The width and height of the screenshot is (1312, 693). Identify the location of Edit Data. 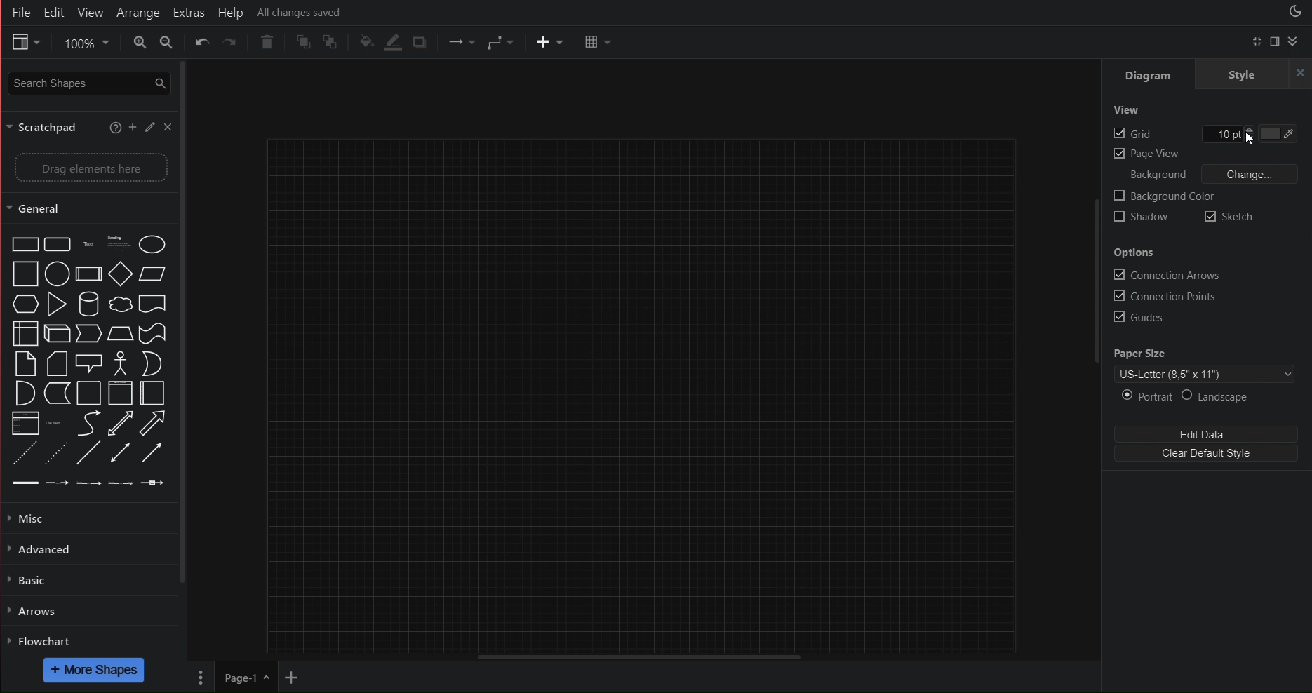
(1203, 435).